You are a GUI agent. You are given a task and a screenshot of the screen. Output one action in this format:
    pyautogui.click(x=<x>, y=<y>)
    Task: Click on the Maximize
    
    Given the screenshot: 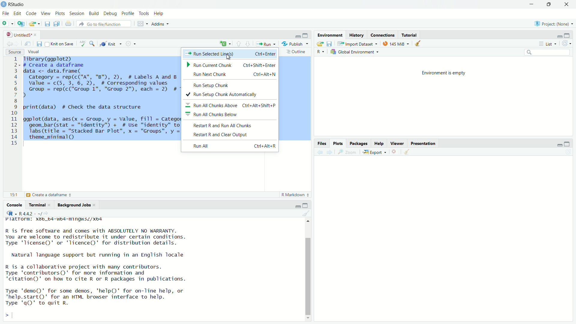 What is the action you would take?
    pyautogui.click(x=568, y=35)
    